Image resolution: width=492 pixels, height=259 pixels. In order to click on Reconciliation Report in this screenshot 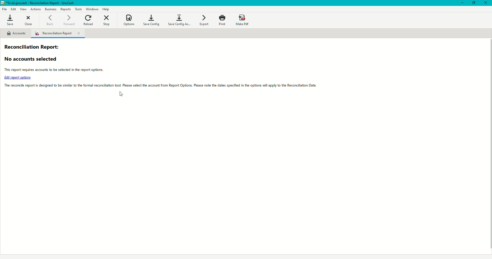, I will do `click(59, 34)`.